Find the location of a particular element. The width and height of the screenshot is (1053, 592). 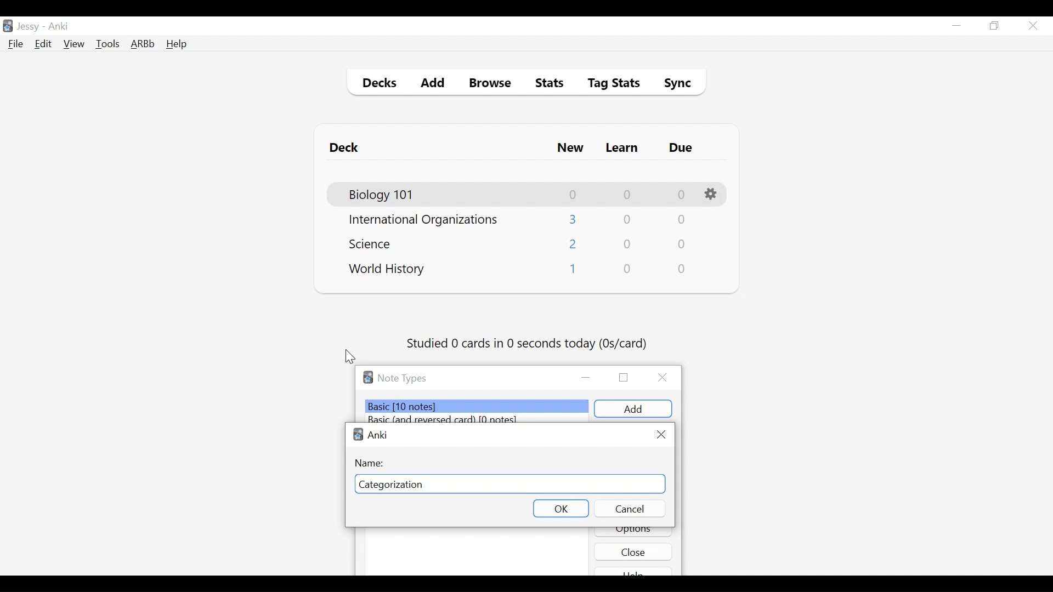

Deck Name is located at coordinates (423, 220).